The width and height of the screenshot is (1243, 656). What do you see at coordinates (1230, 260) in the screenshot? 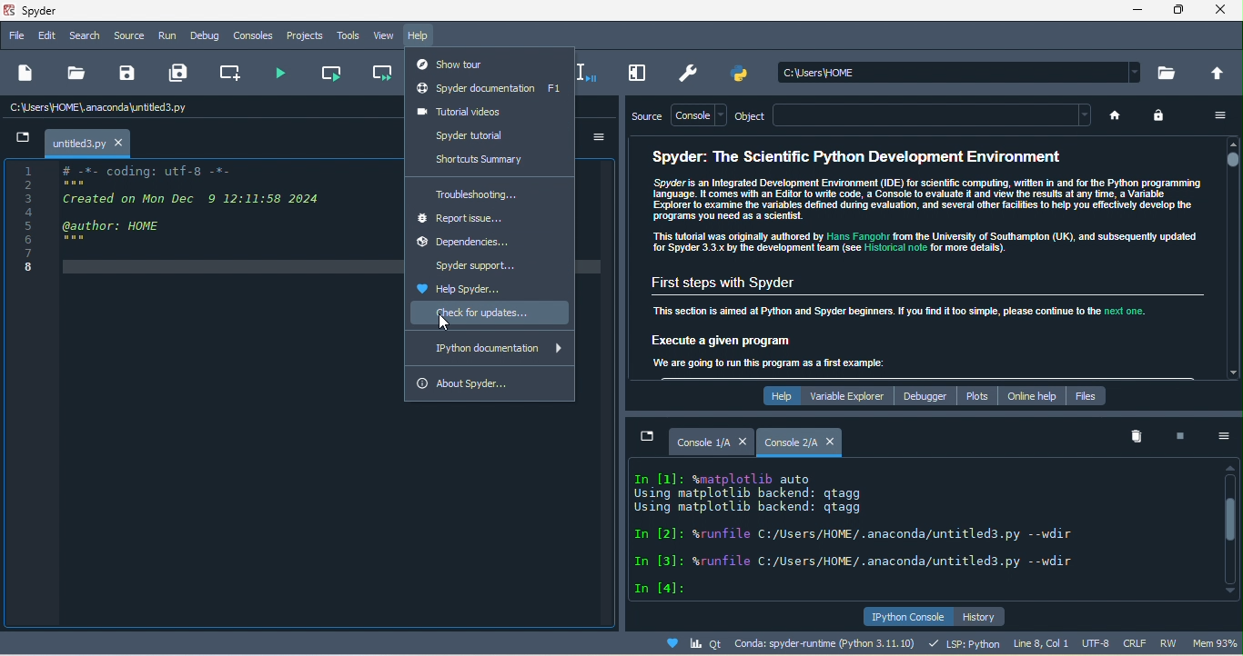
I see `vertical scroll bar` at bounding box center [1230, 260].